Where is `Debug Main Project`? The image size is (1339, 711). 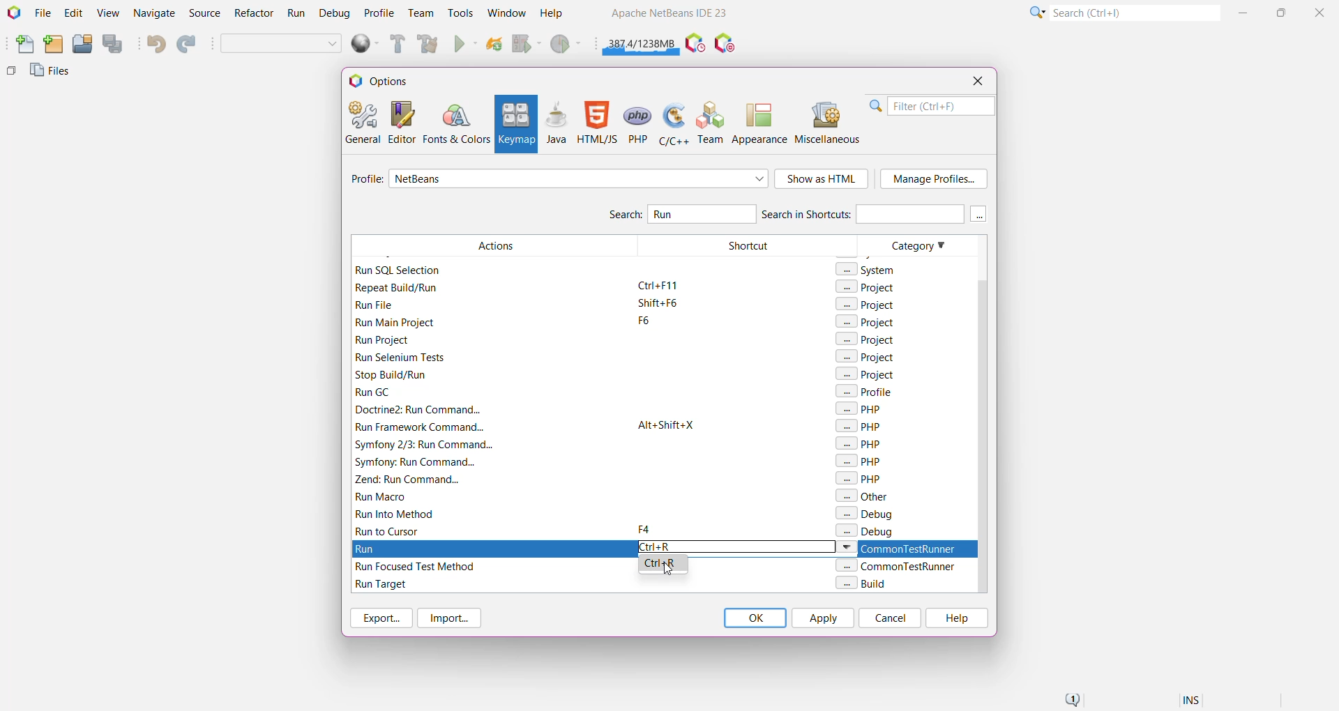 Debug Main Project is located at coordinates (526, 44).